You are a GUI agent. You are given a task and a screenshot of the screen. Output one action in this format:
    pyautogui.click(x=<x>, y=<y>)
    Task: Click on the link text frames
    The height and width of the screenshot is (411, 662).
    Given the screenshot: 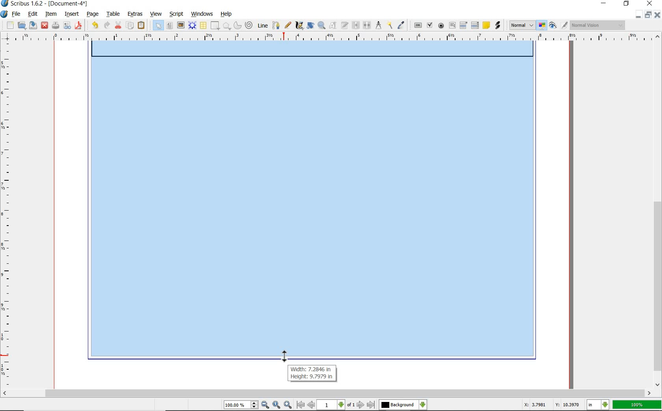 What is the action you would take?
    pyautogui.click(x=355, y=25)
    